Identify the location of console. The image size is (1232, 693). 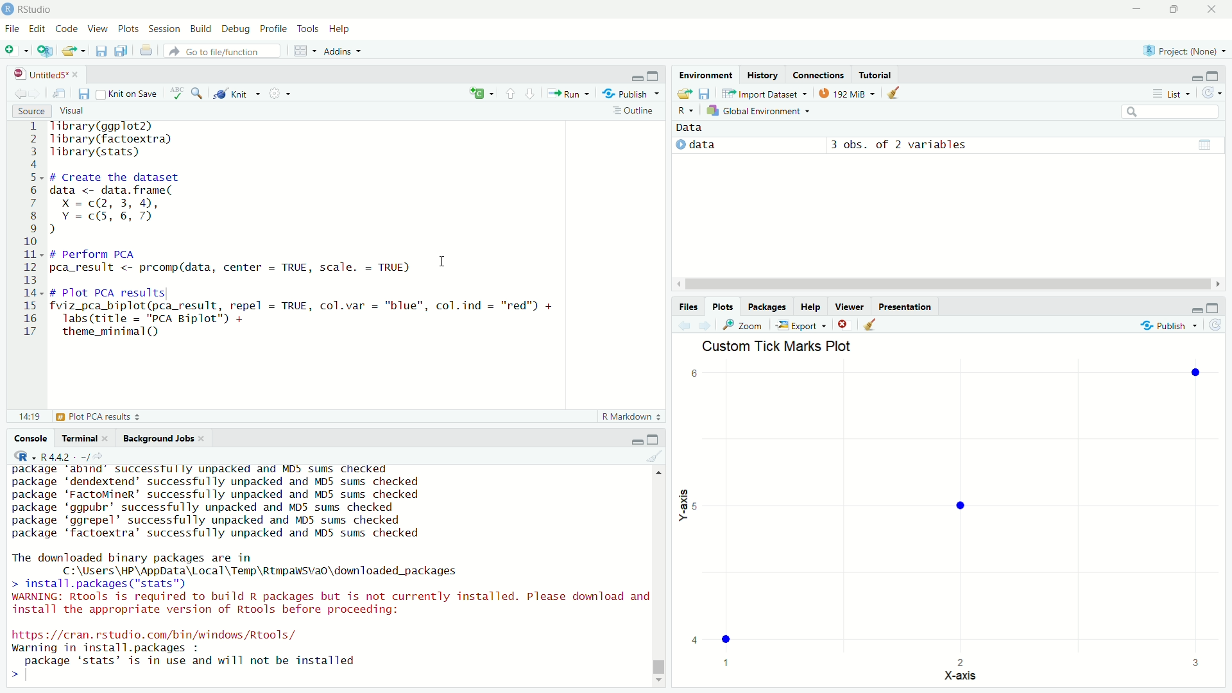
(31, 438).